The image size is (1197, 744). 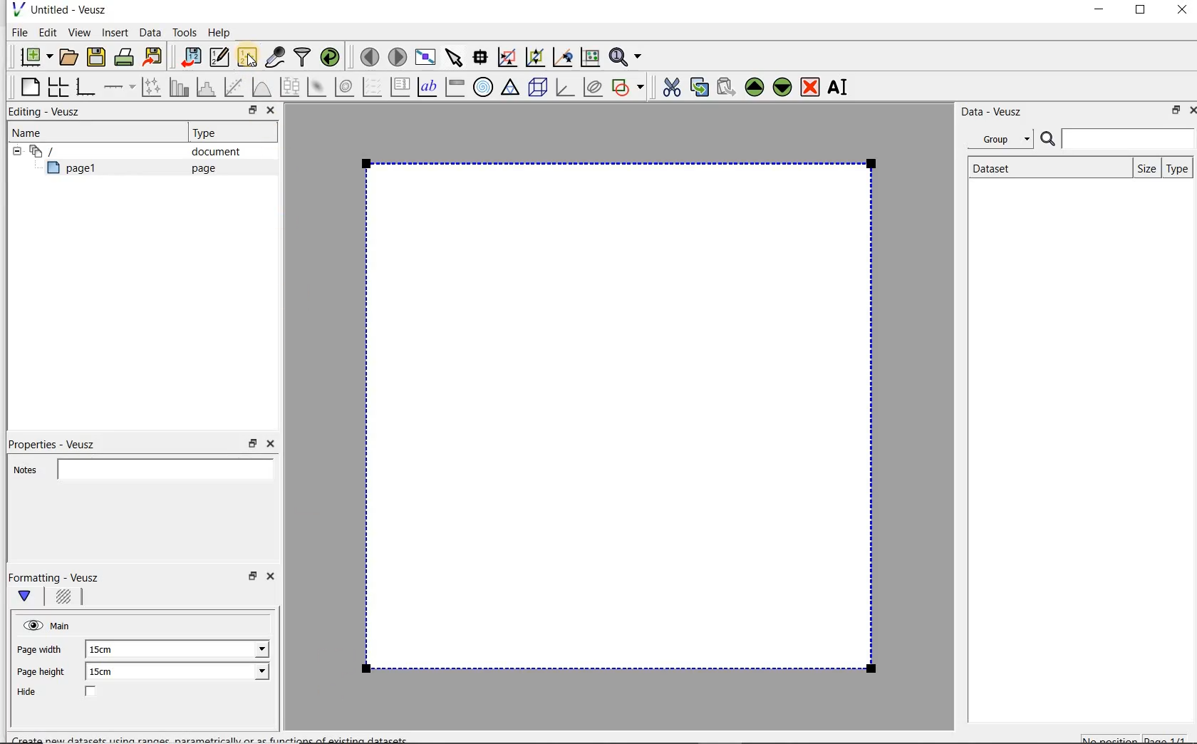 I want to click on Dataset, so click(x=999, y=167).